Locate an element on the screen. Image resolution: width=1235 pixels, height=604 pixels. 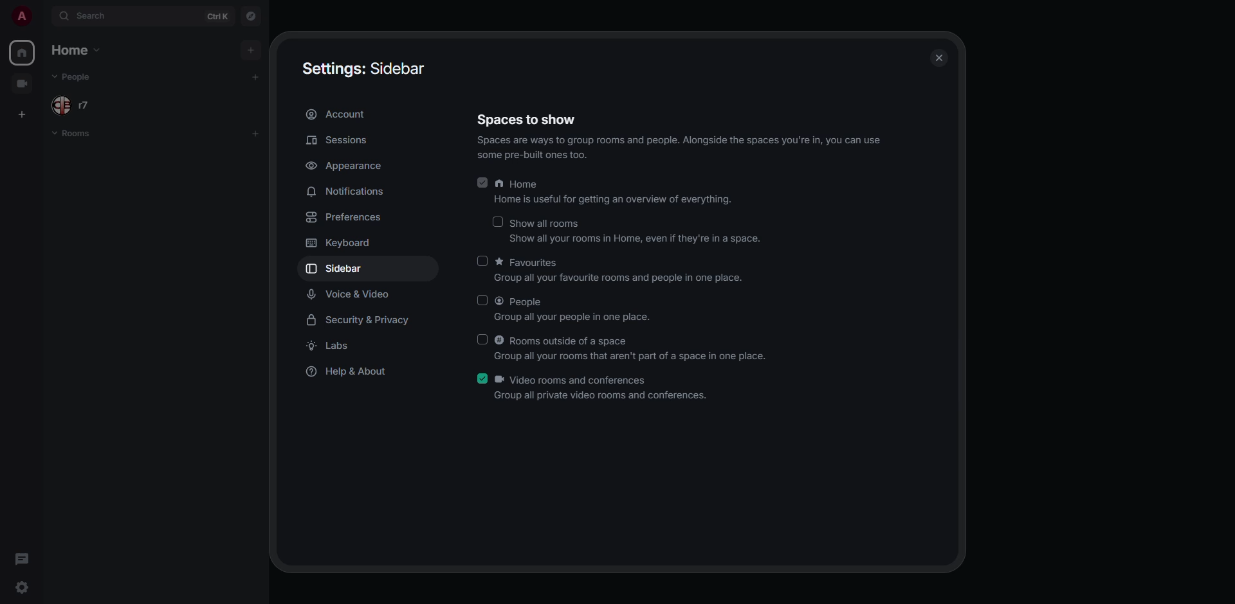
profile is located at coordinates (22, 16).